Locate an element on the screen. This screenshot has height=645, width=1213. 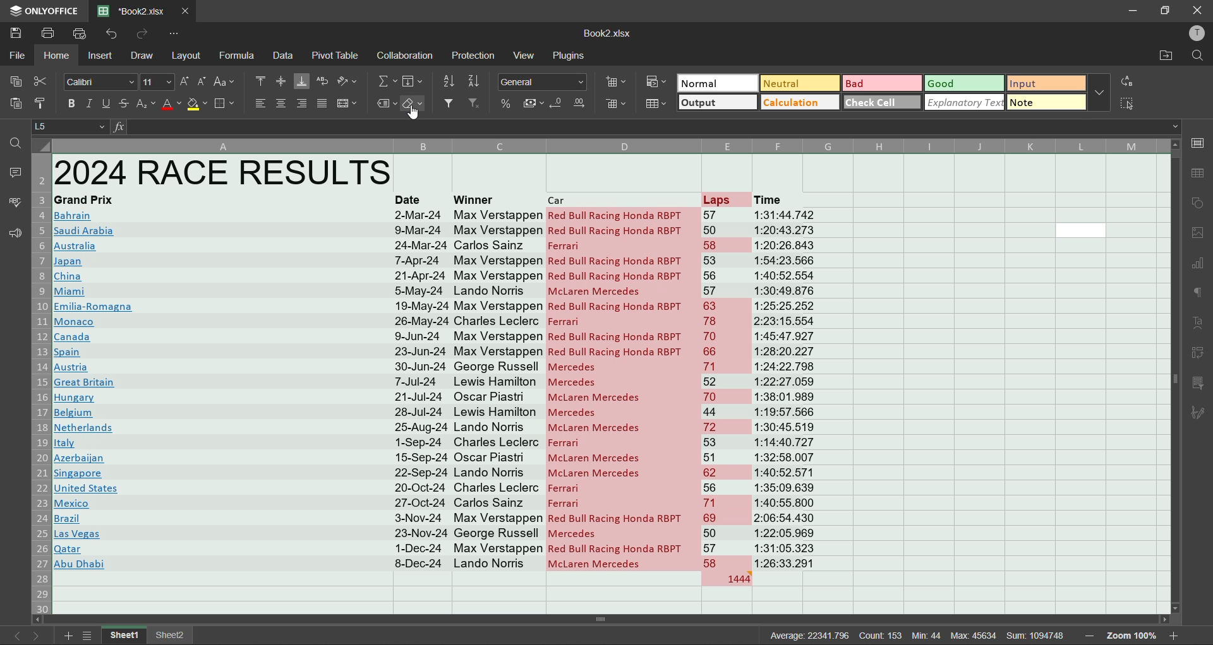
filename is located at coordinates (606, 33).